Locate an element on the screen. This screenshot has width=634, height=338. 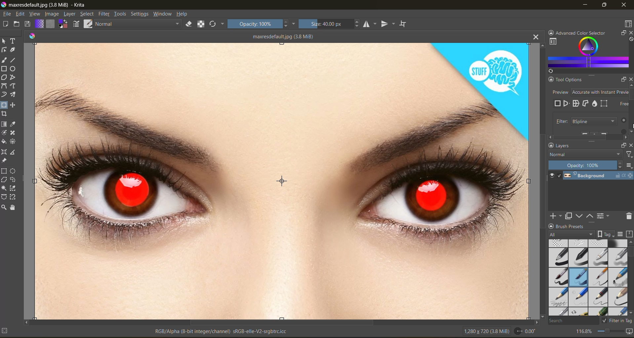
liquify is located at coordinates (594, 104).